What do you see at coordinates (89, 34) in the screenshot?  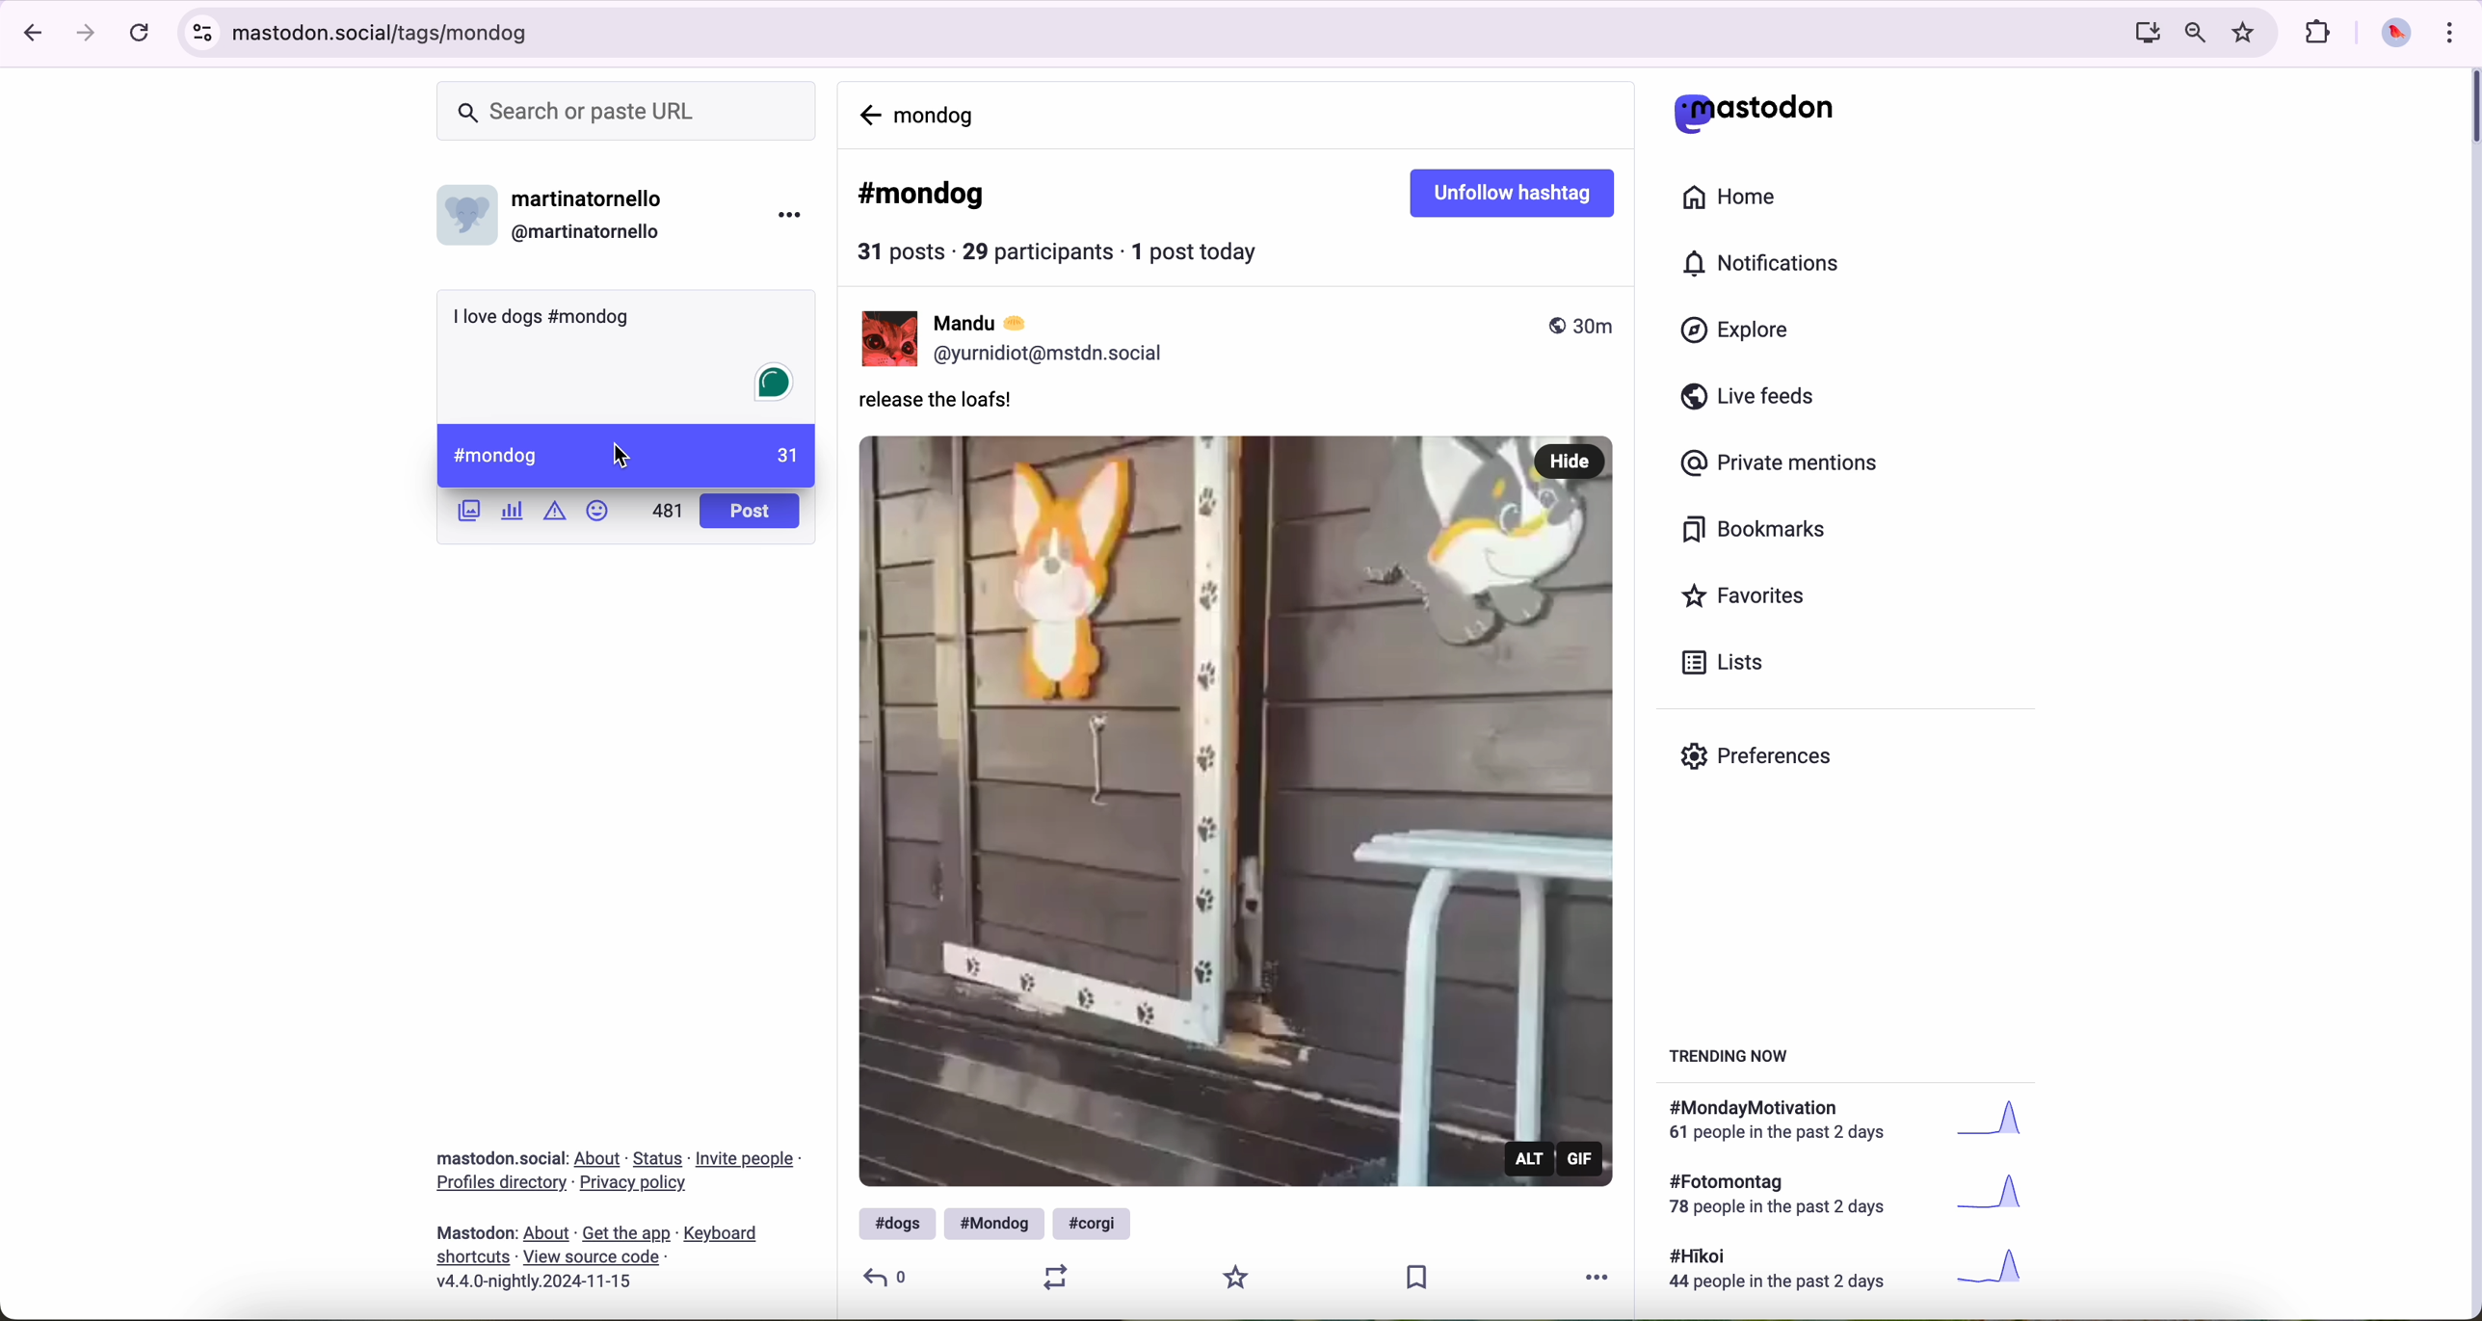 I see `navigate foward` at bounding box center [89, 34].